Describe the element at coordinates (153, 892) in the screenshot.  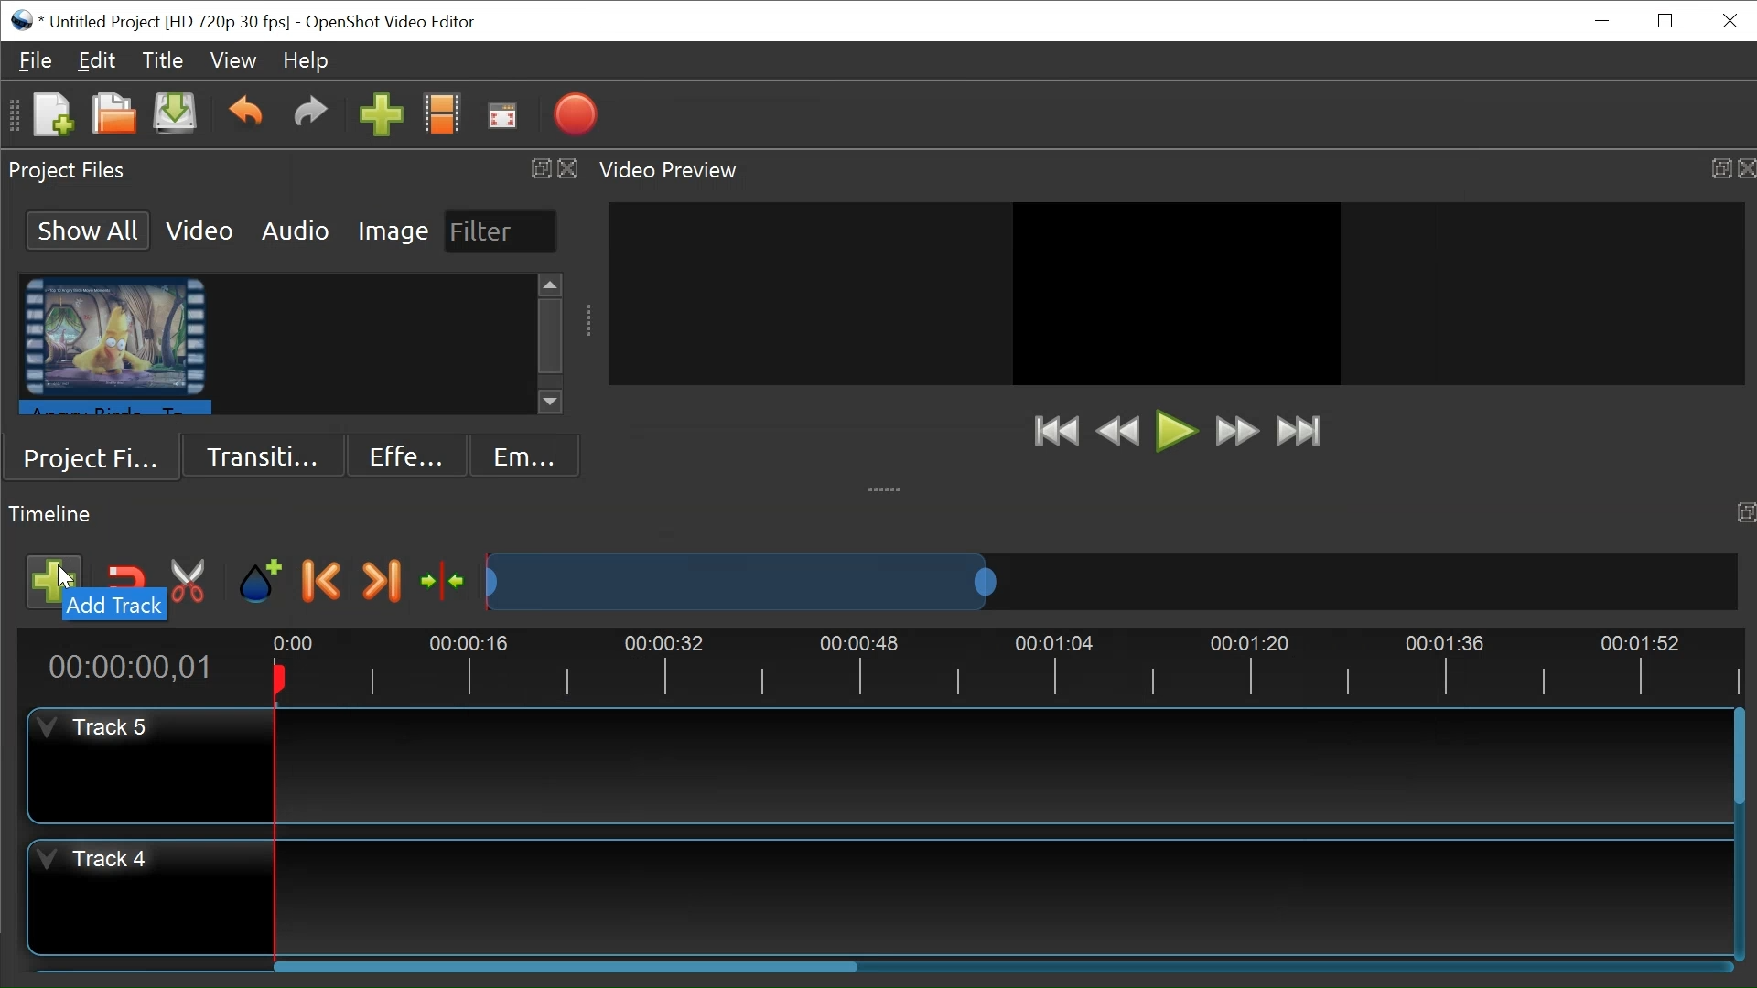
I see `Track Header for Track 4` at that location.